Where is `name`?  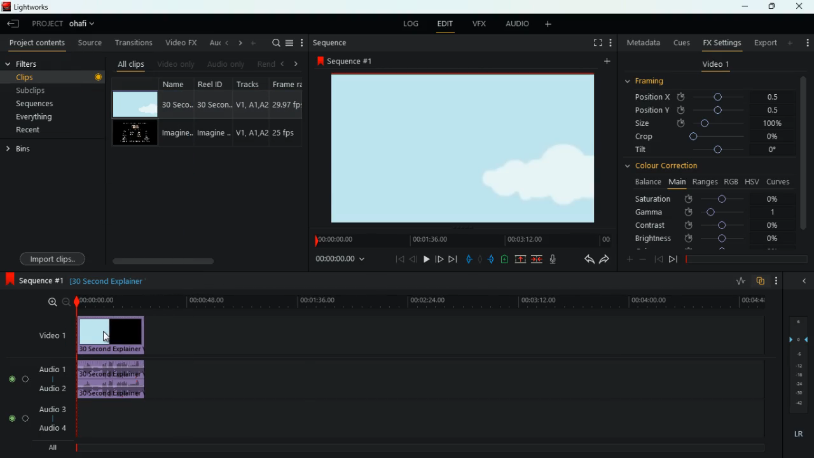
name is located at coordinates (176, 113).